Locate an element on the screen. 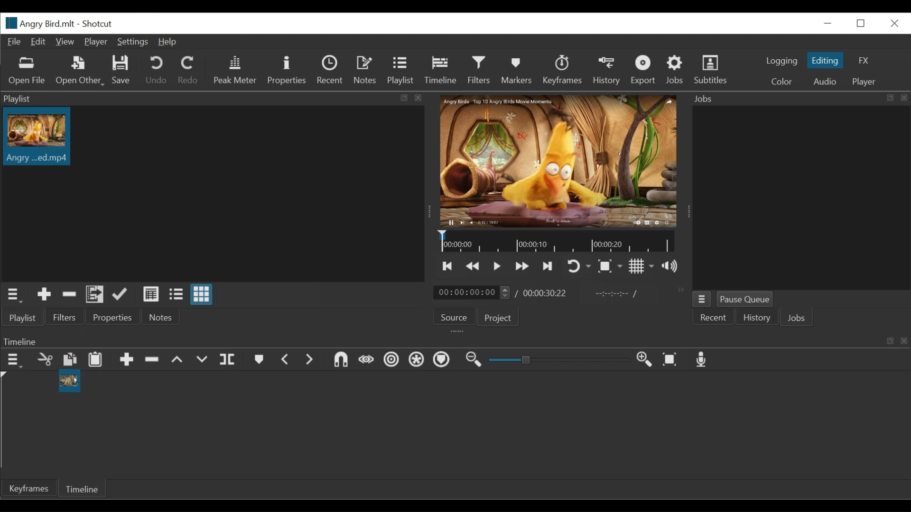 The image size is (911, 512). Export is located at coordinates (644, 70).